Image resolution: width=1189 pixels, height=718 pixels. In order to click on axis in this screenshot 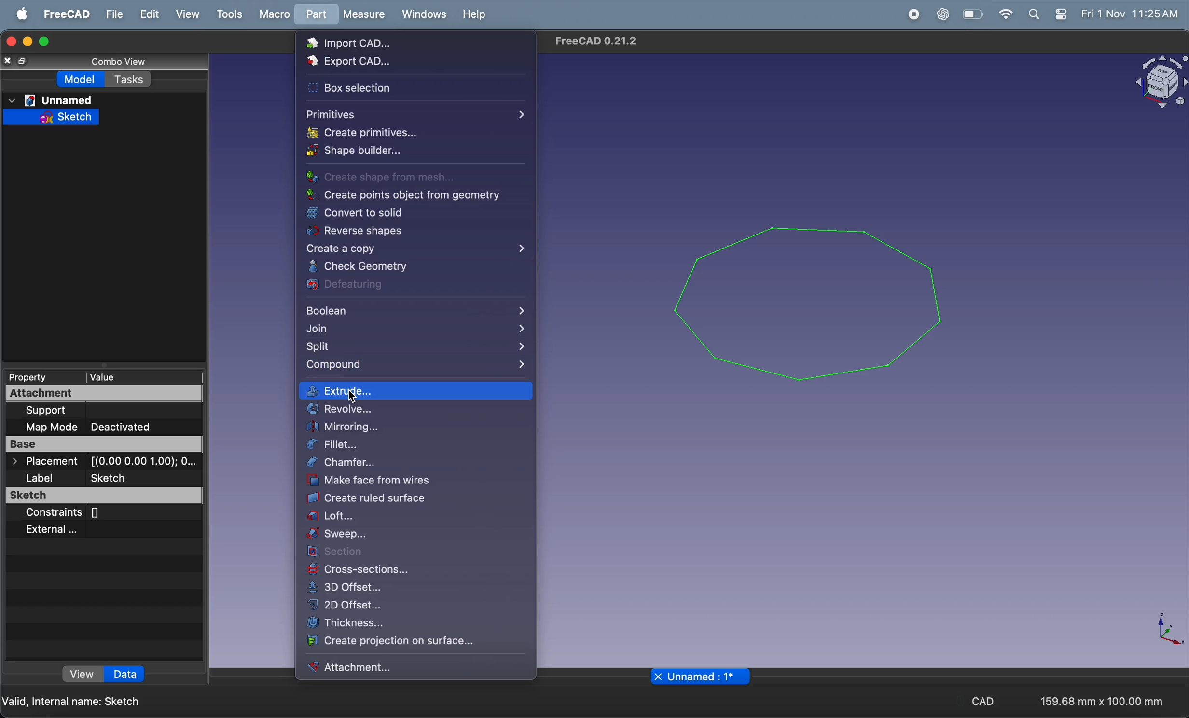, I will do `click(1165, 630)`.